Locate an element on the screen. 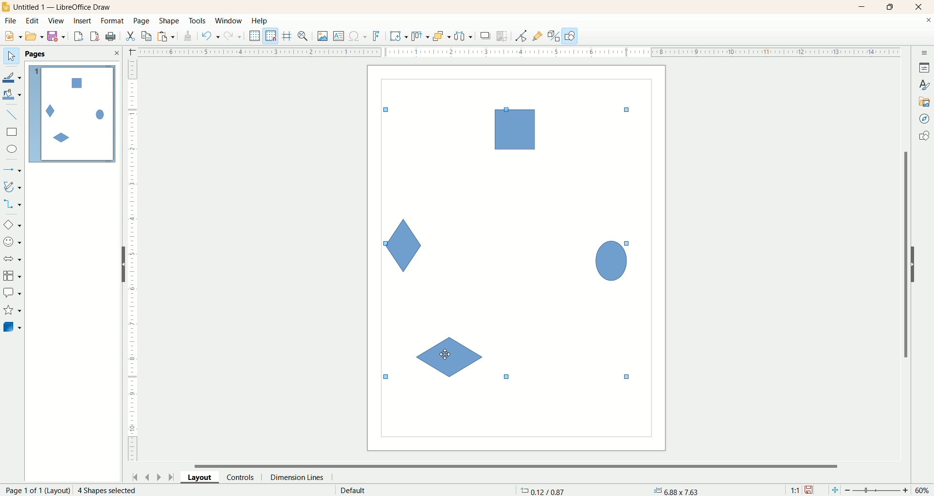 This screenshot has height=496, width=934. shapes is located at coordinates (924, 137).